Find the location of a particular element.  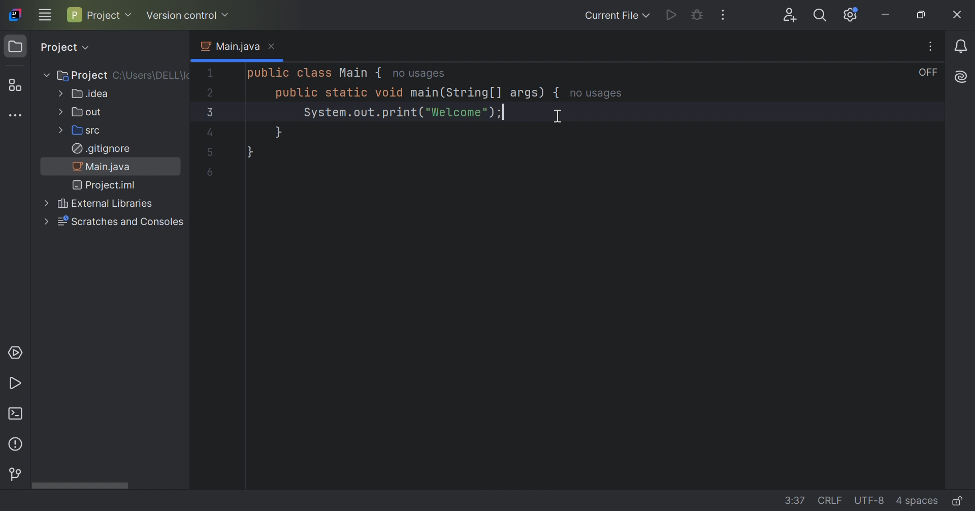

CRLF is located at coordinates (831, 500).